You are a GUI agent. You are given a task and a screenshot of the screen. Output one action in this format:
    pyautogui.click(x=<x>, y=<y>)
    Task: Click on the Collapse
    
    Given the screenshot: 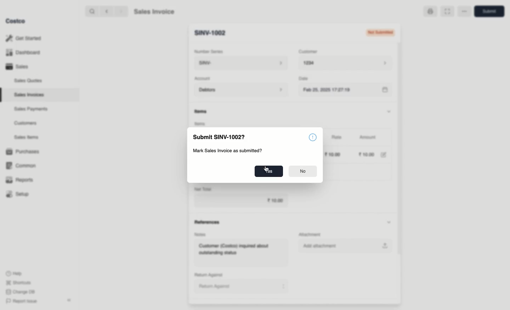 What is the action you would take?
    pyautogui.click(x=69, y=300)
    